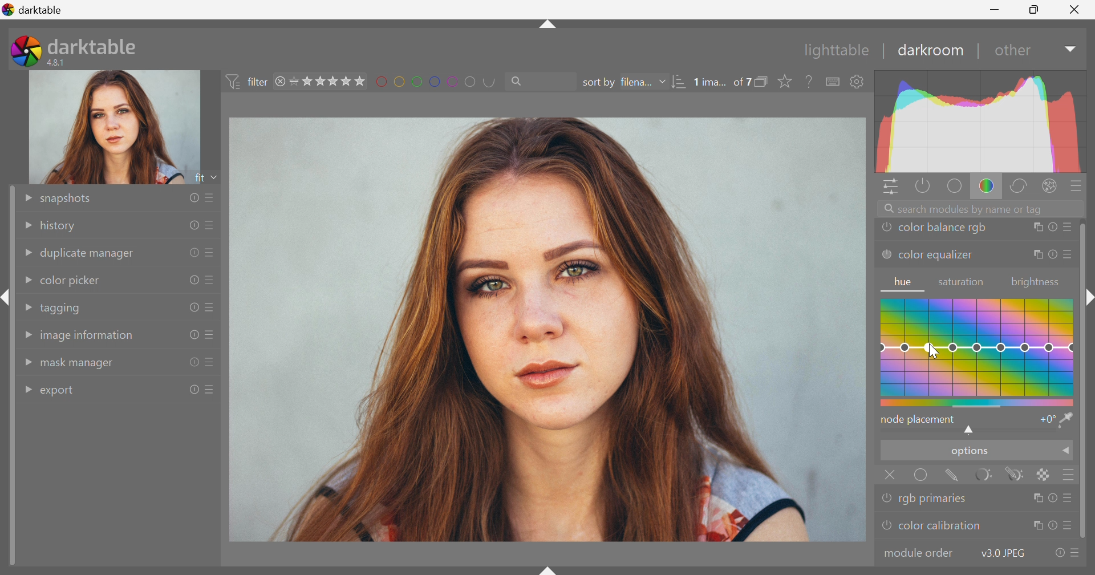 Image resolution: width=1095 pixels, height=575 pixels. Describe the element at coordinates (329, 81) in the screenshot. I see `range rating` at that location.